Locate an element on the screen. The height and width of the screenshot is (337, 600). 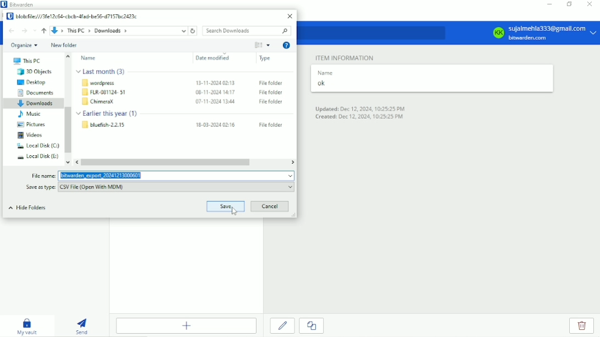
Search downloads is located at coordinates (247, 31).